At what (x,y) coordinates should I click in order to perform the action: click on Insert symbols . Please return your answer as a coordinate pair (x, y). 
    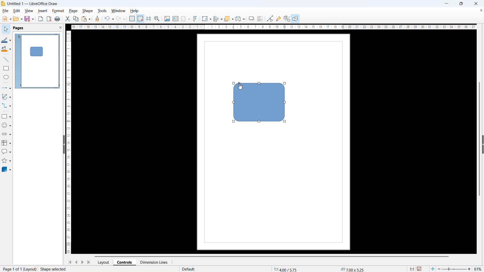
    Looking at the image, I should click on (185, 19).